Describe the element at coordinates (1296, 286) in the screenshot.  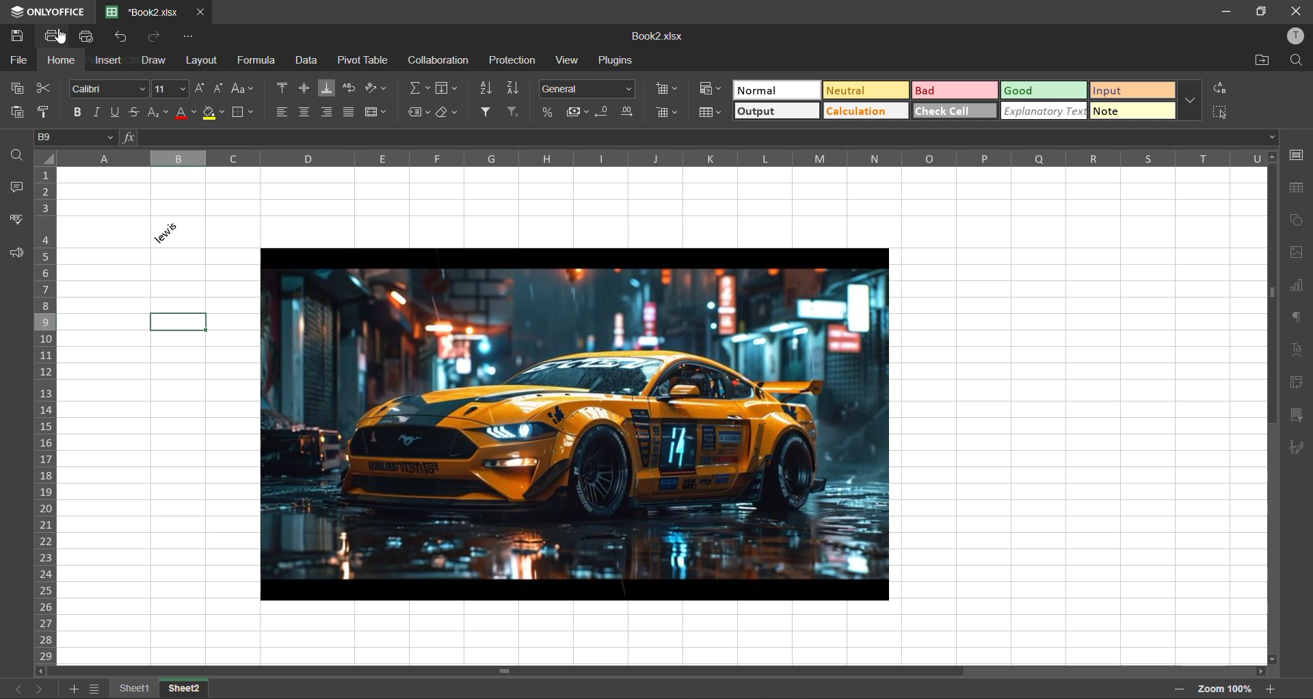
I see `charts` at that location.